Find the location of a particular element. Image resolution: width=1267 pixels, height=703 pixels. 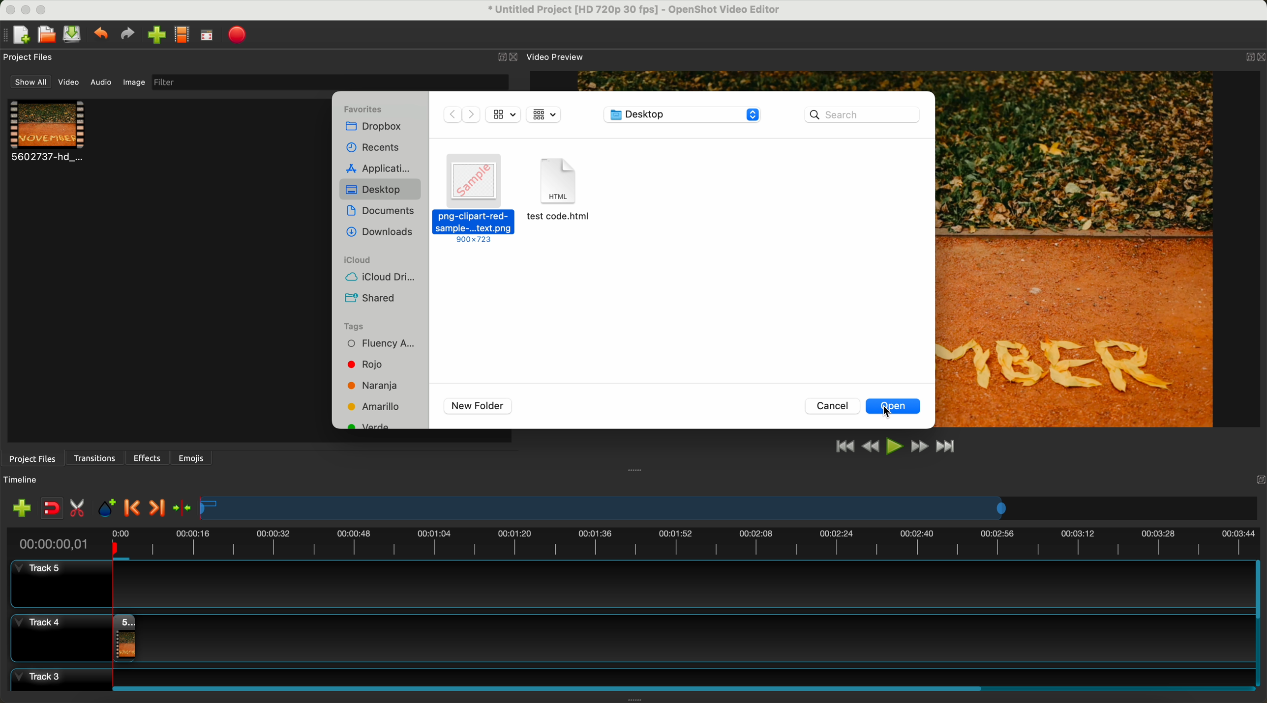

downloads is located at coordinates (380, 232).